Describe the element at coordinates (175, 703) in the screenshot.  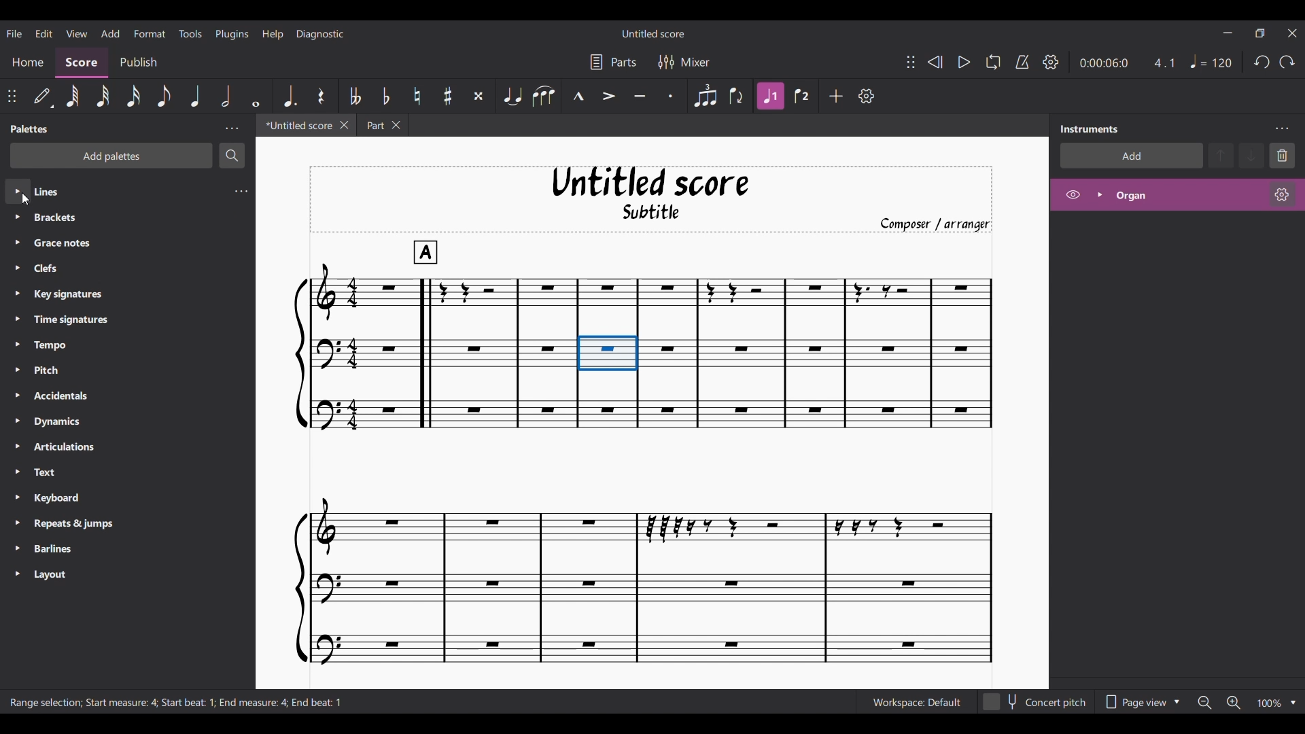
I see `Description of current selection` at that location.